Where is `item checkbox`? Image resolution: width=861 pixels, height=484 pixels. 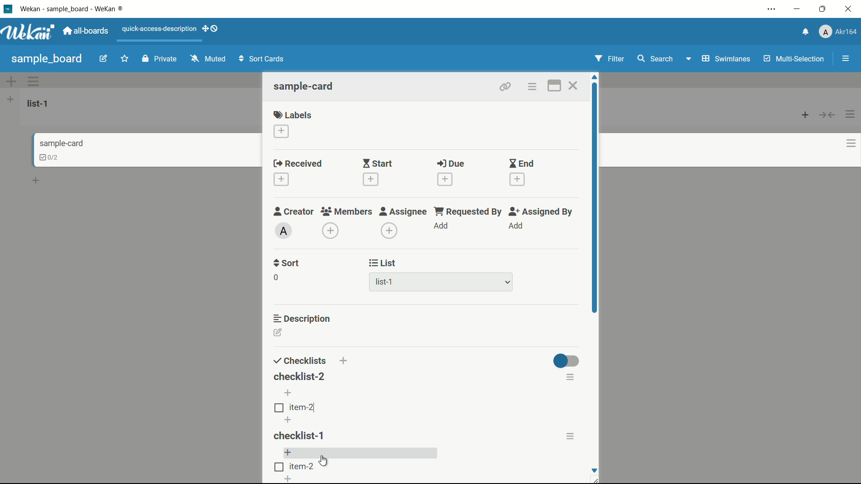 item checkbox is located at coordinates (295, 467).